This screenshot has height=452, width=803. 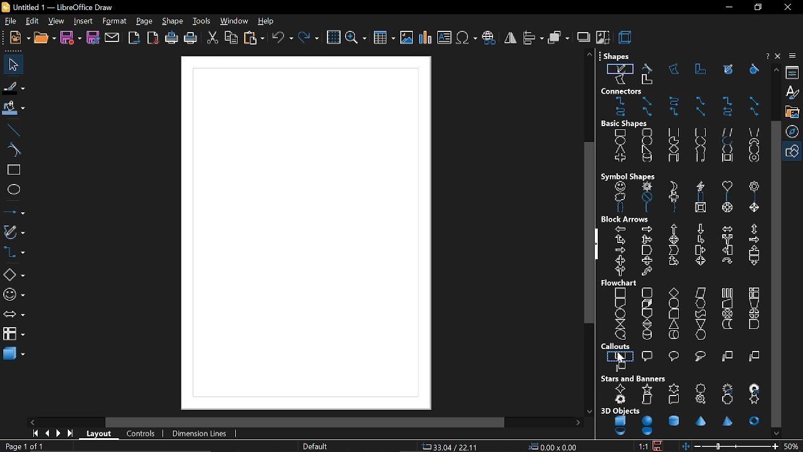 What do you see at coordinates (619, 271) in the screenshot?
I see `right or left arrow` at bounding box center [619, 271].